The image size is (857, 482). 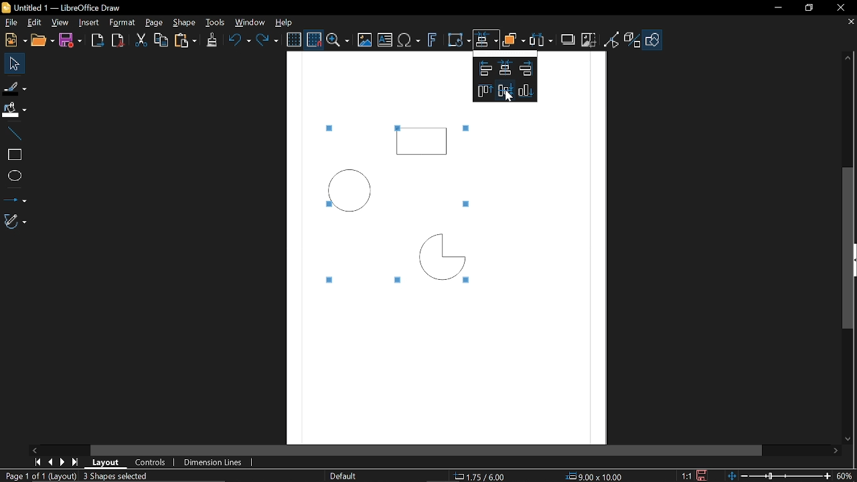 What do you see at coordinates (430, 42) in the screenshot?
I see `Insert fontwork` at bounding box center [430, 42].